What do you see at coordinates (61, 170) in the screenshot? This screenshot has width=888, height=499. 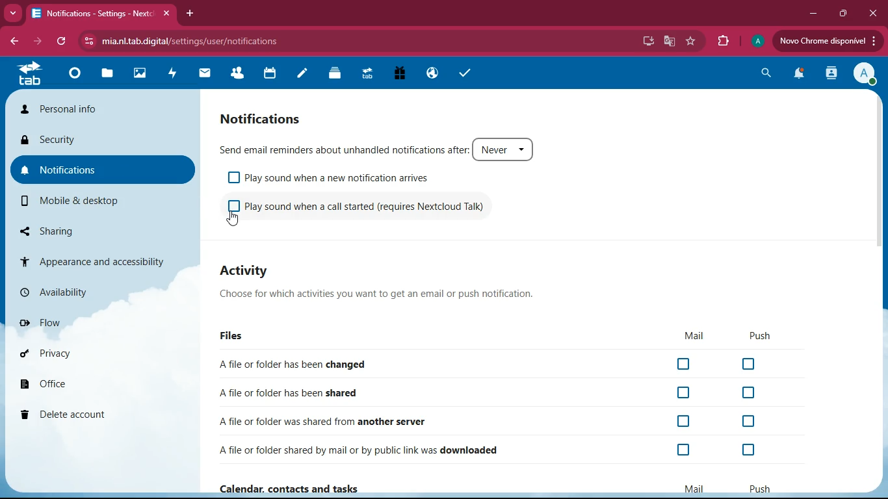 I see `notifications` at bounding box center [61, 170].